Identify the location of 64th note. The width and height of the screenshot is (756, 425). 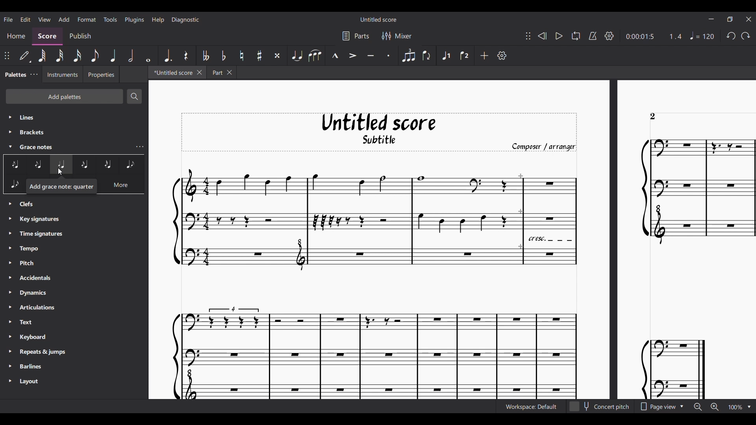
(42, 56).